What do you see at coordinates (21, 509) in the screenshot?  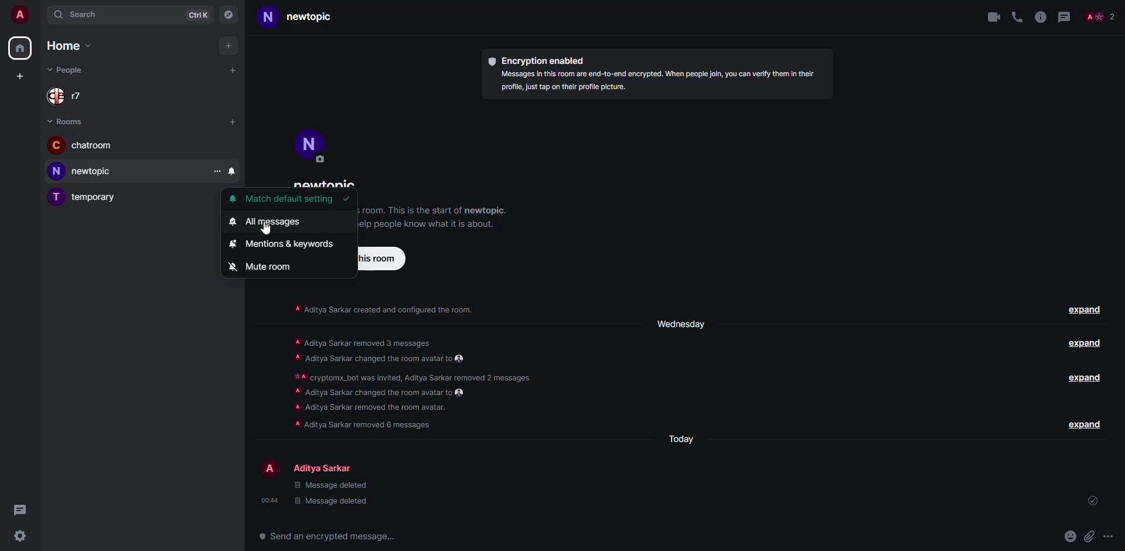 I see `threads` at bounding box center [21, 509].